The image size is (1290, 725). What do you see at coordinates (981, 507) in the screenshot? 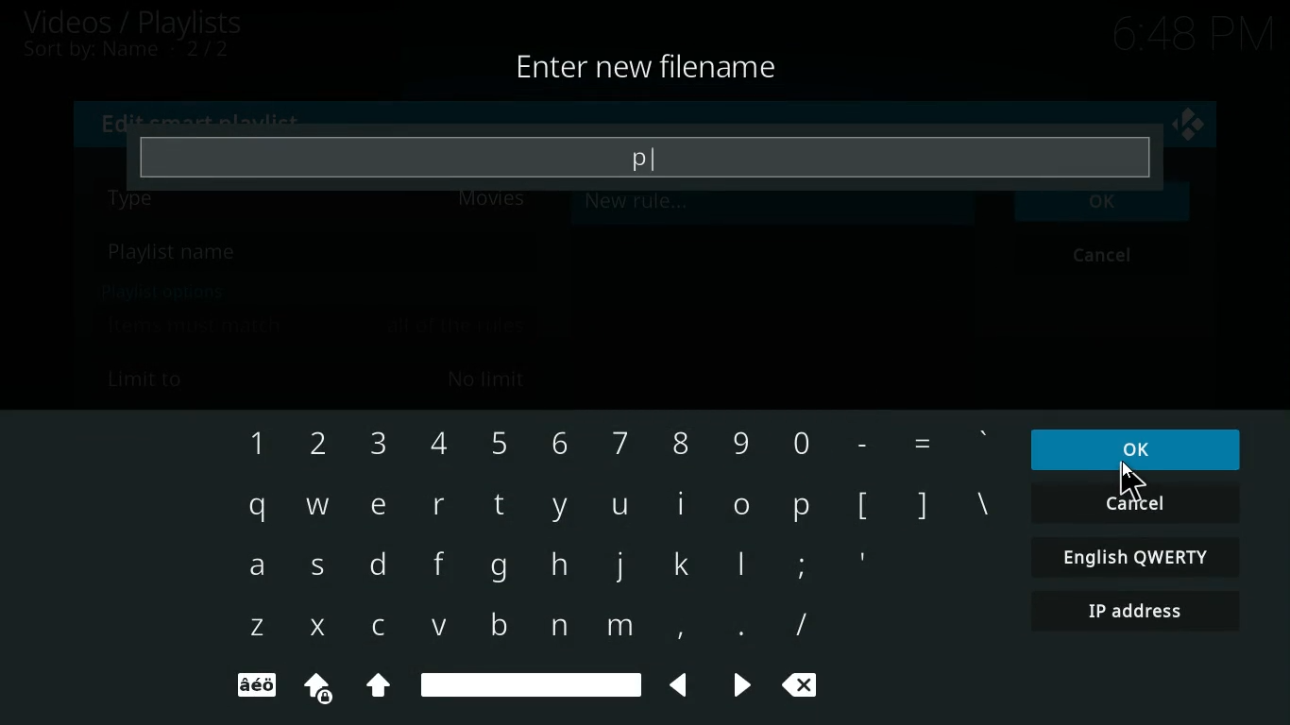
I see `\` at bounding box center [981, 507].